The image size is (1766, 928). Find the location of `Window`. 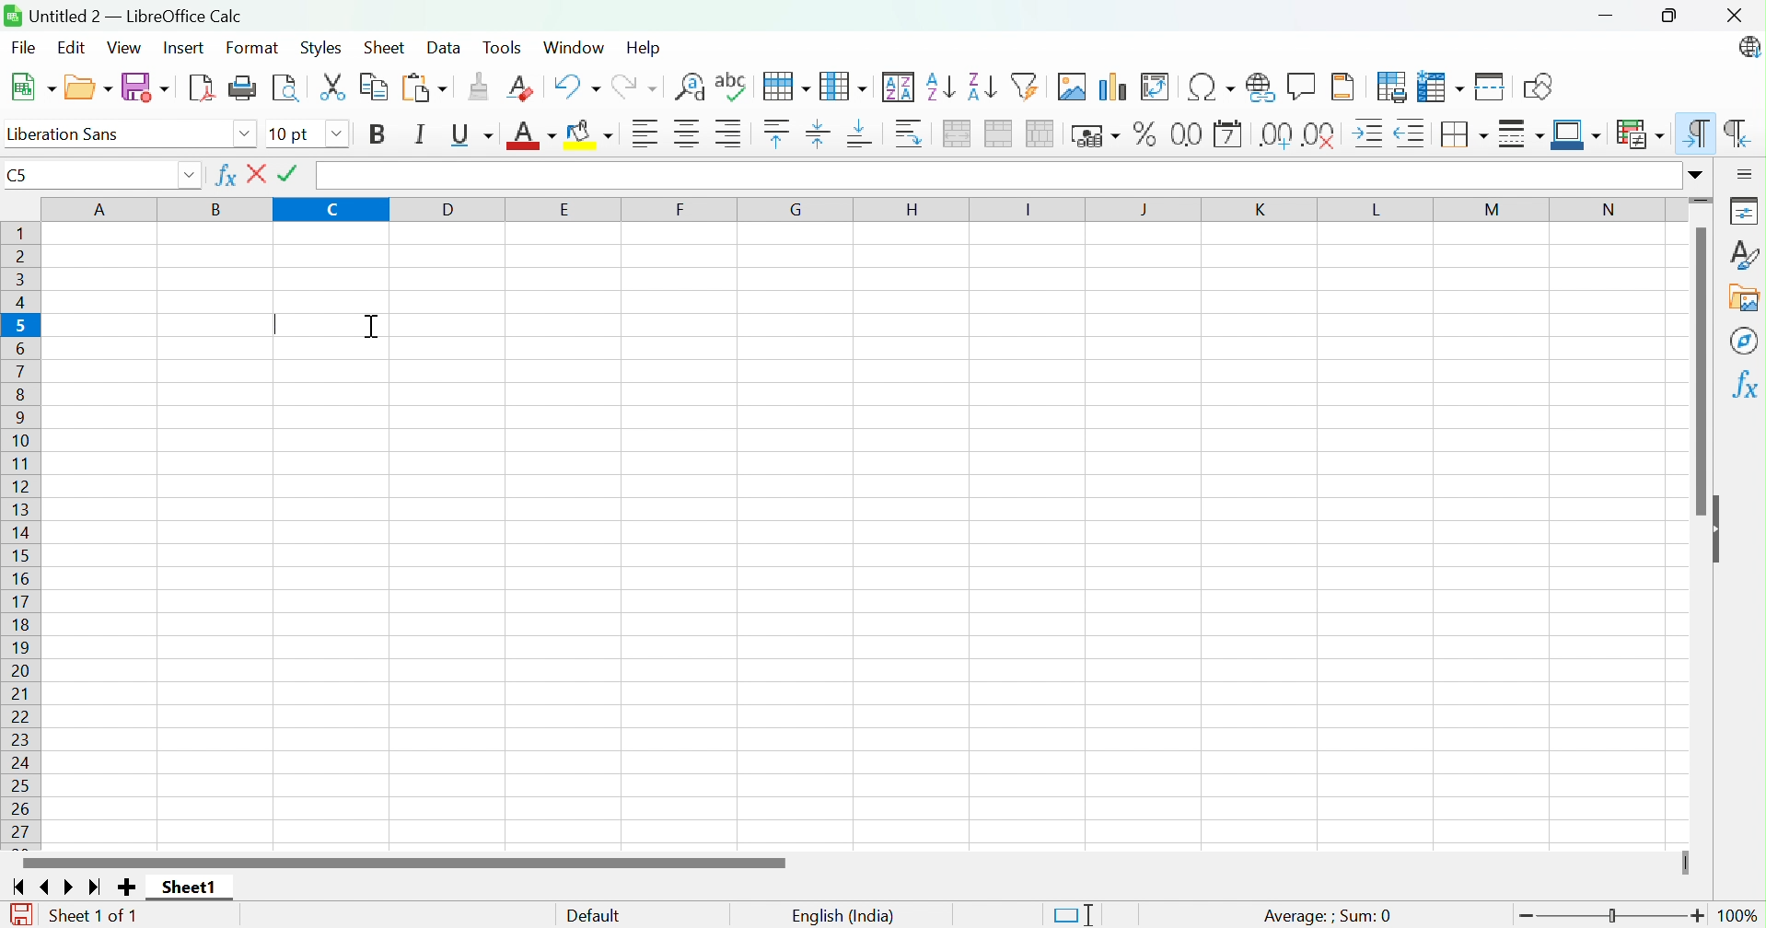

Window is located at coordinates (573, 47).